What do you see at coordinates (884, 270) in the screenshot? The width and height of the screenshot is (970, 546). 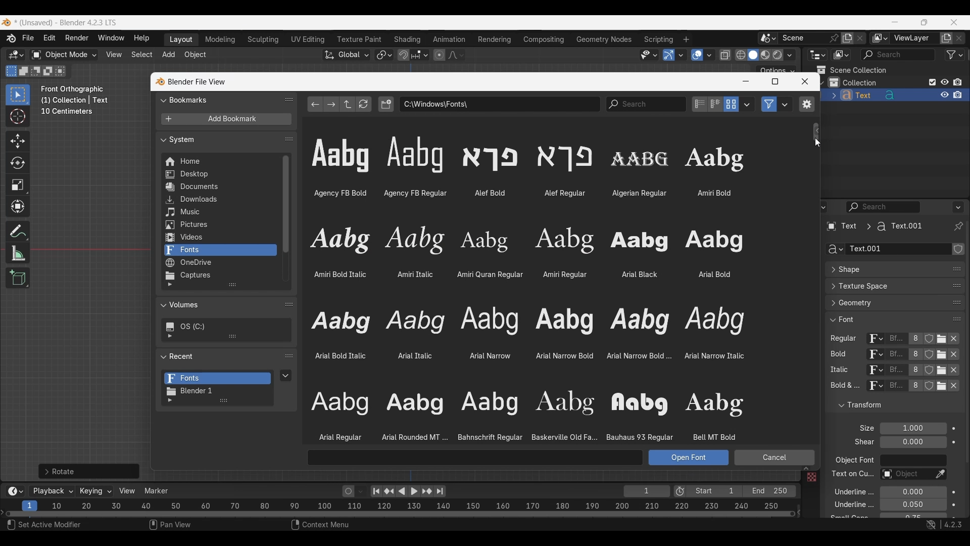 I see `Click to expand Shape` at bounding box center [884, 270].